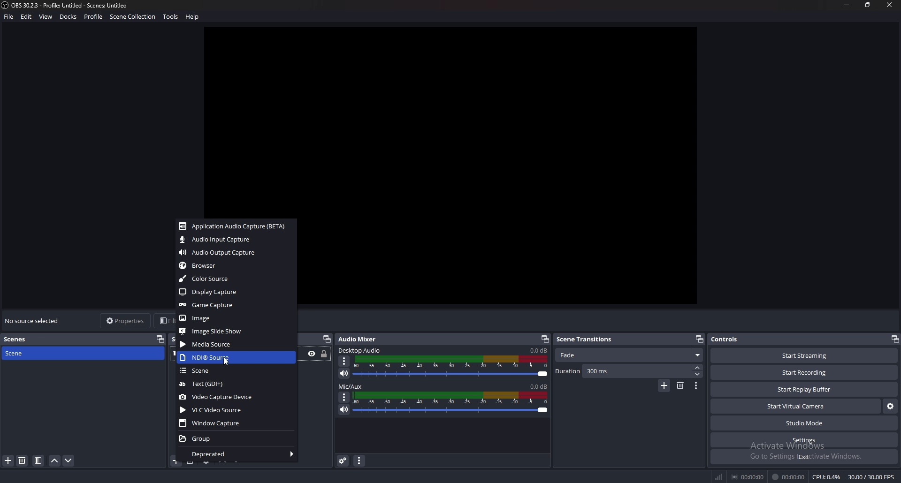 The height and width of the screenshot is (483, 901). What do you see at coordinates (804, 423) in the screenshot?
I see `studio mode` at bounding box center [804, 423].